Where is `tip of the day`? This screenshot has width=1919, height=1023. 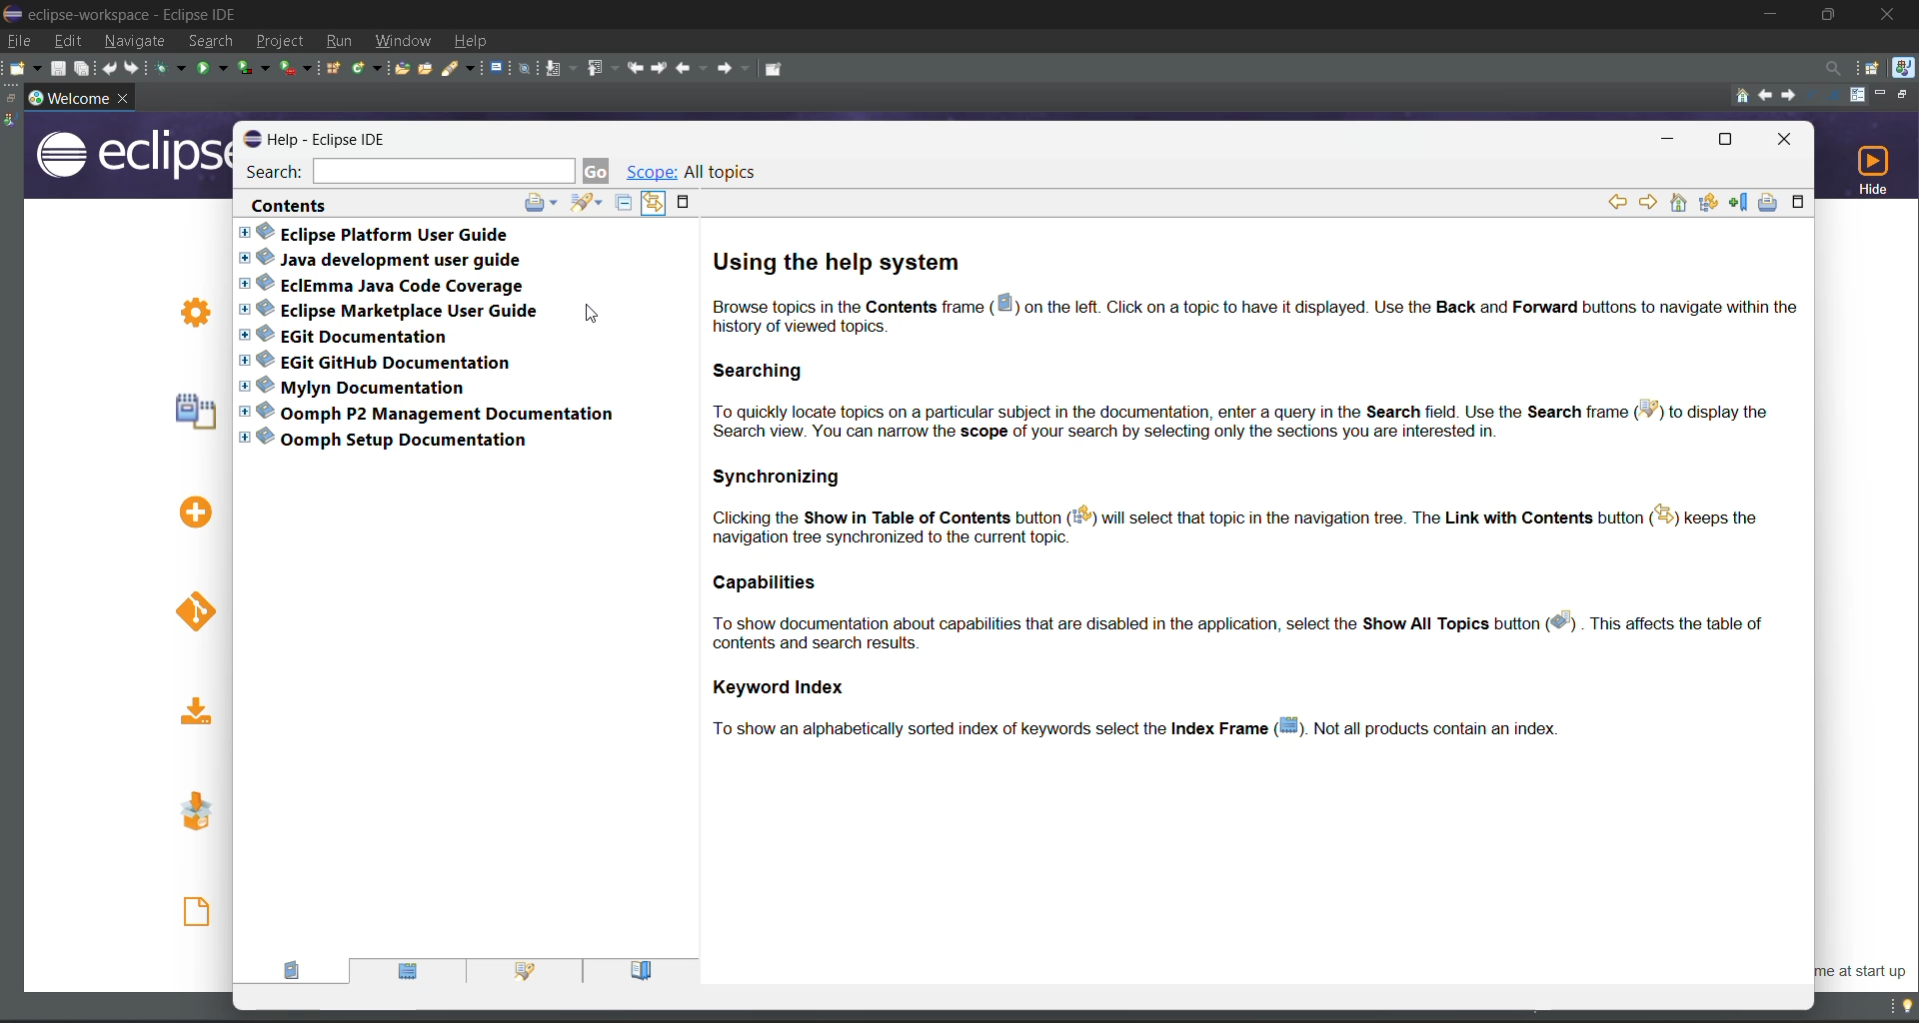
tip of the day is located at coordinates (1906, 1007).